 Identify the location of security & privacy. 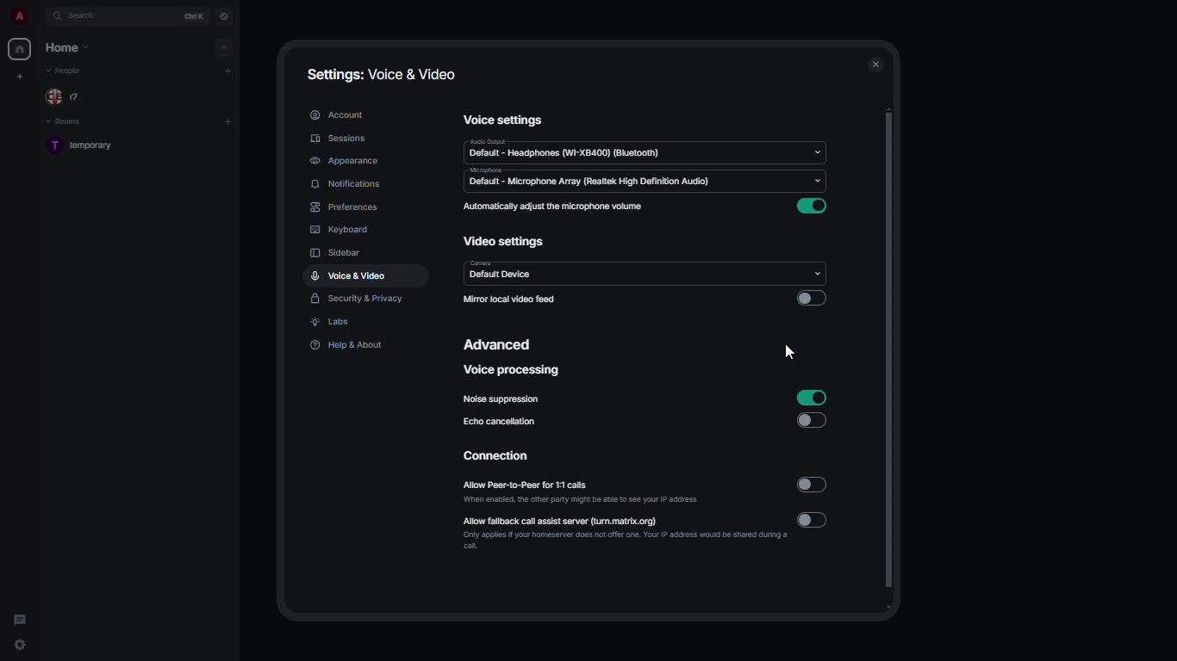
(358, 300).